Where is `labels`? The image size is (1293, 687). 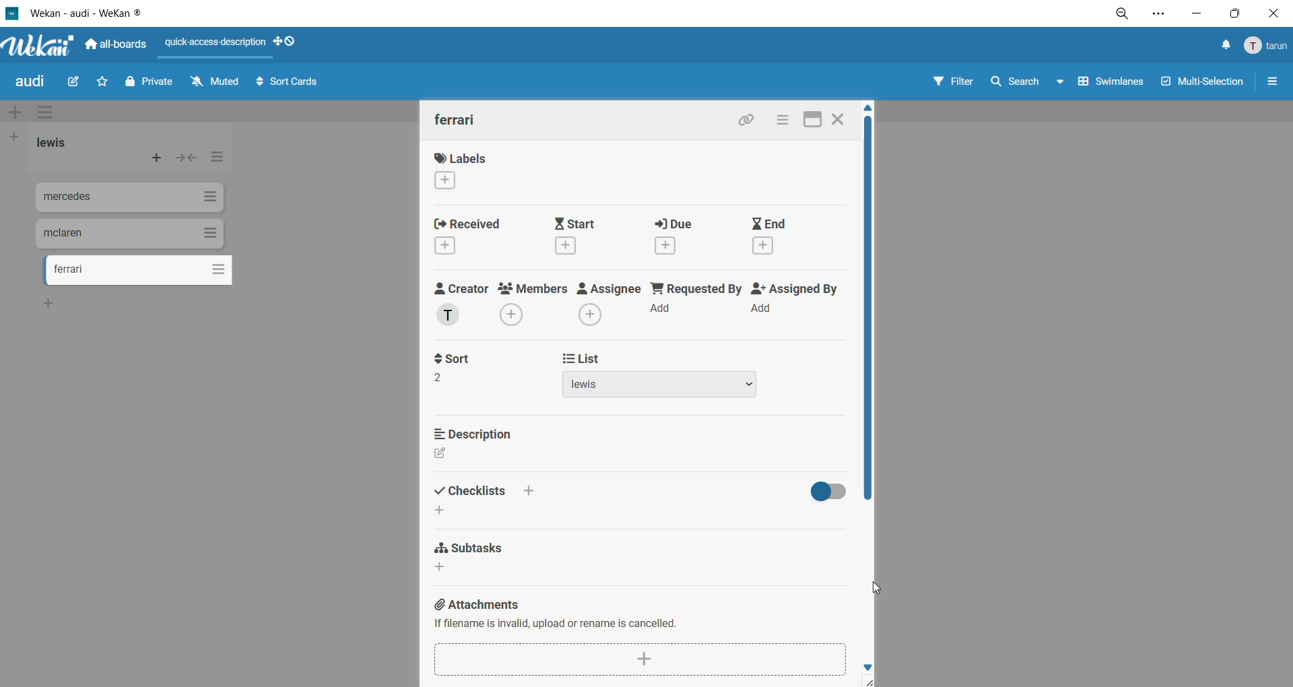
labels is located at coordinates (468, 171).